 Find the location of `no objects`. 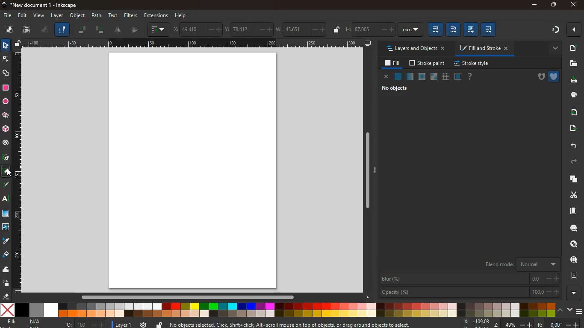

no objects is located at coordinates (396, 88).